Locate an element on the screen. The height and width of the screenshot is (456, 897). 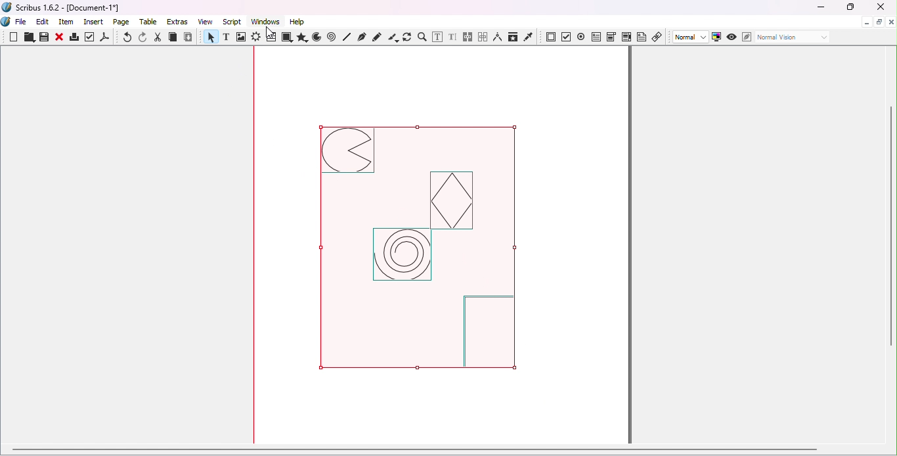
PDF text field is located at coordinates (596, 35).